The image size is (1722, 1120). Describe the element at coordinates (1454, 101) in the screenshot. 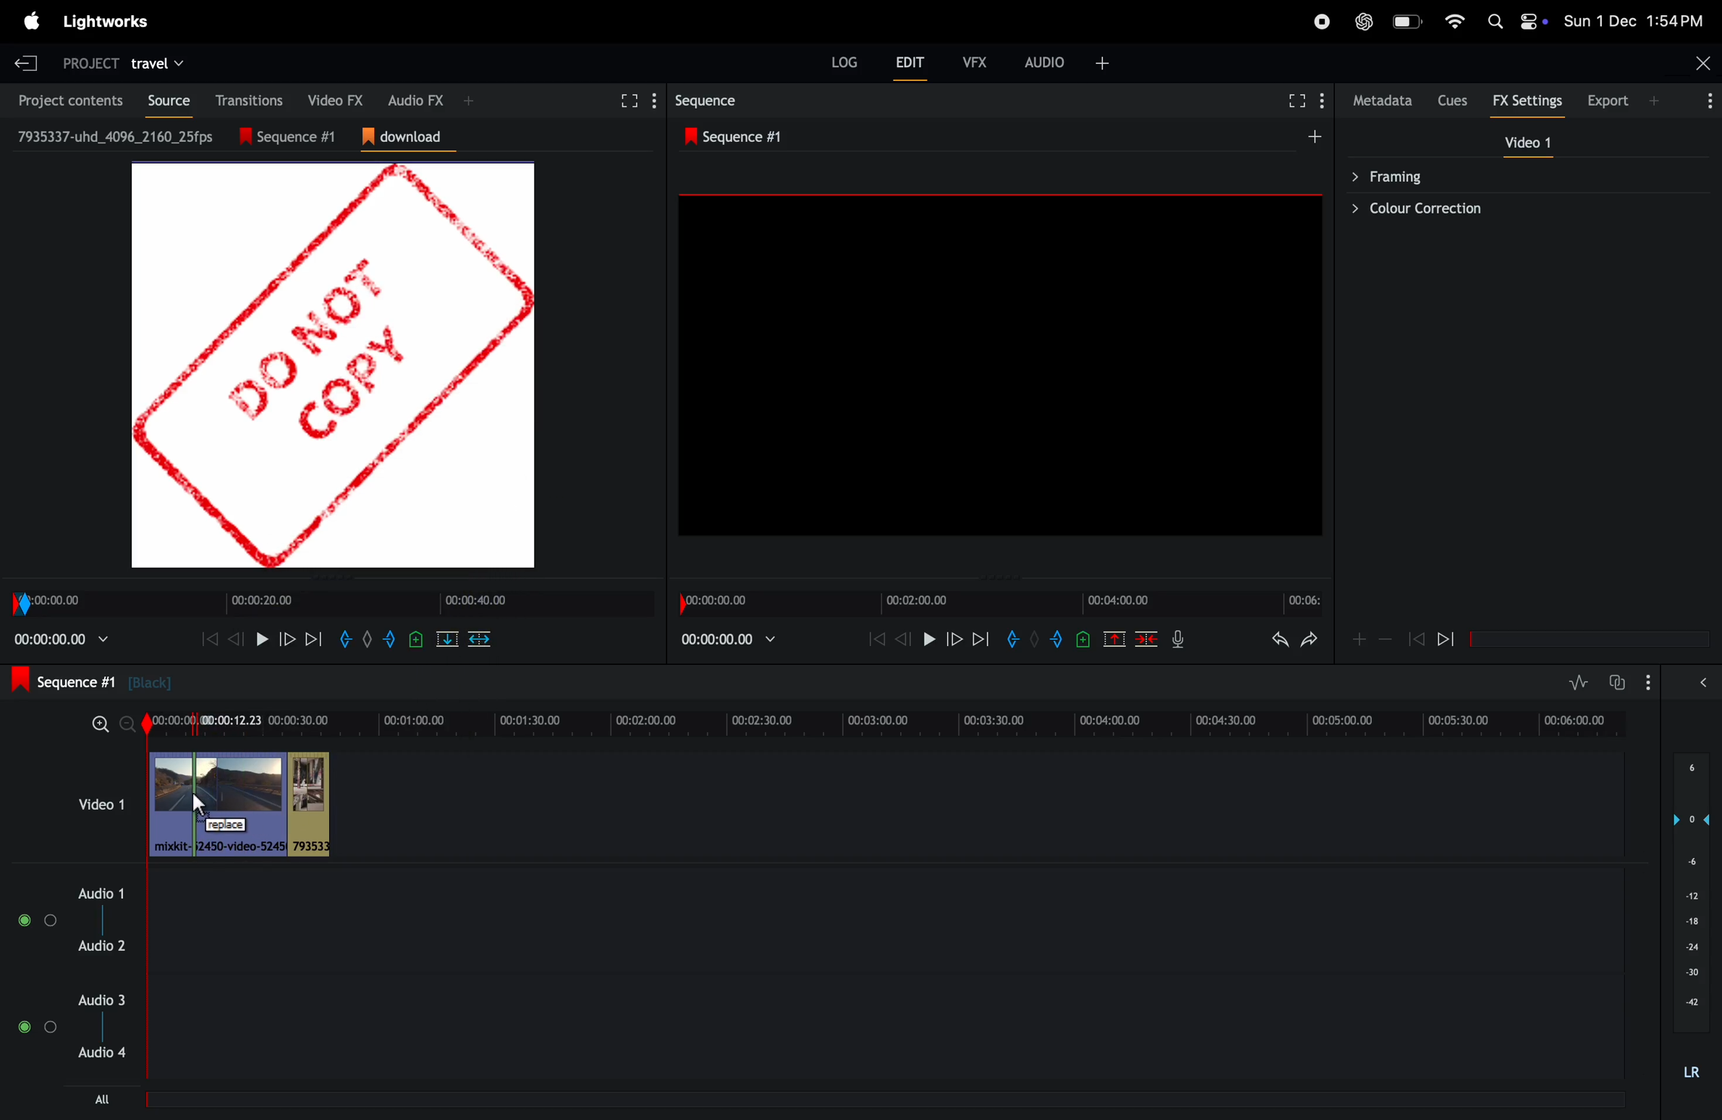

I see `cues` at that location.